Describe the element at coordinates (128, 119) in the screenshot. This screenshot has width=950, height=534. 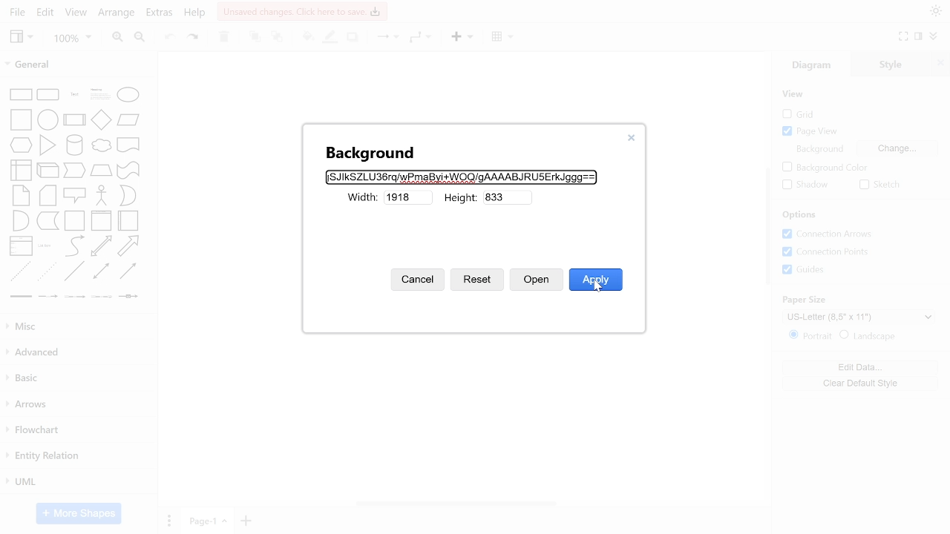
I see `general shapes` at that location.